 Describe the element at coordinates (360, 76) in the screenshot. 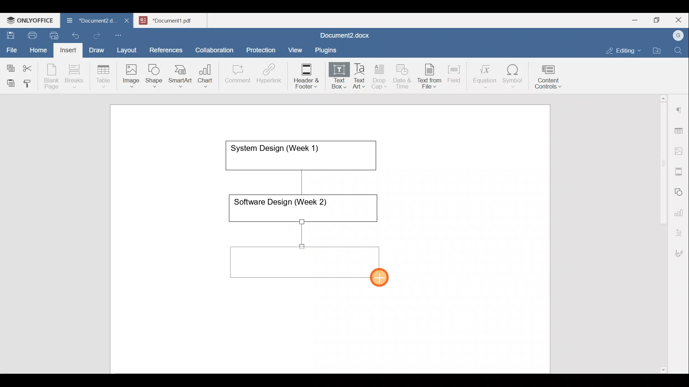

I see `Text Art` at that location.